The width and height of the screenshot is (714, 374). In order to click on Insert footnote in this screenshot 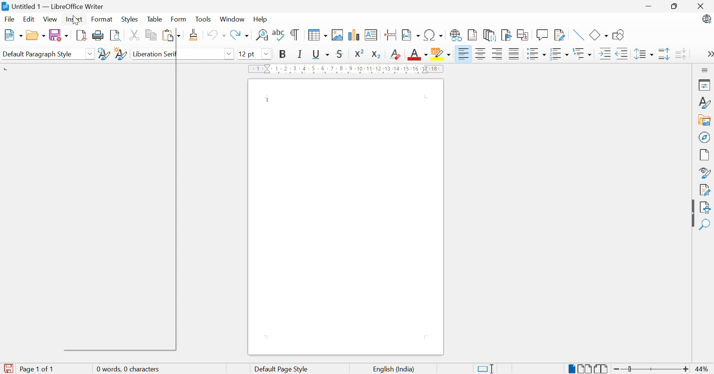, I will do `click(473, 35)`.